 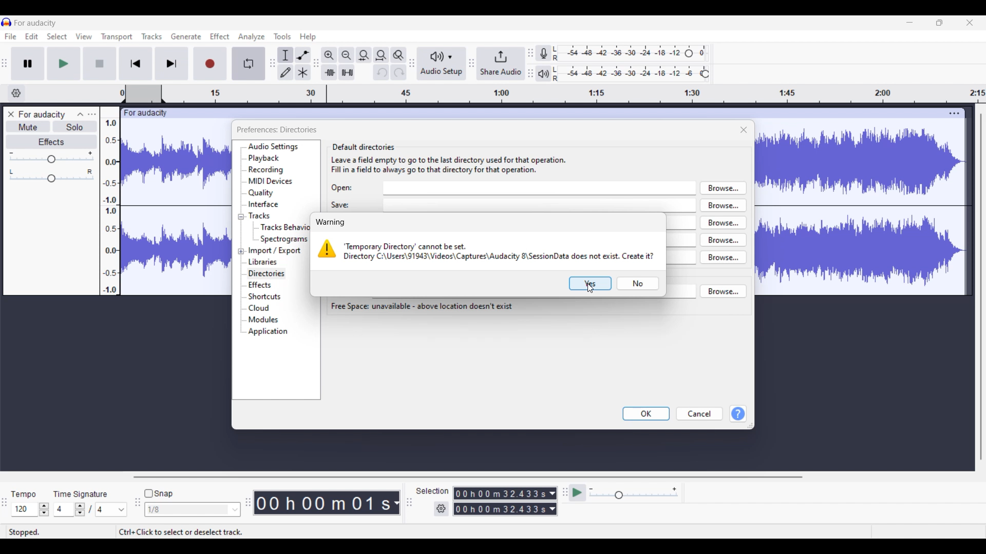 What do you see at coordinates (955, 113) in the screenshot?
I see `Track settings ` at bounding box center [955, 113].